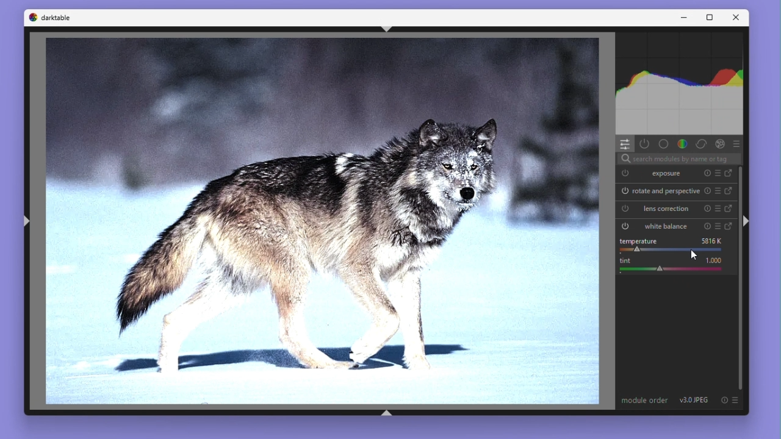 The height and width of the screenshot is (439, 781). I want to click on Module order, so click(645, 401).